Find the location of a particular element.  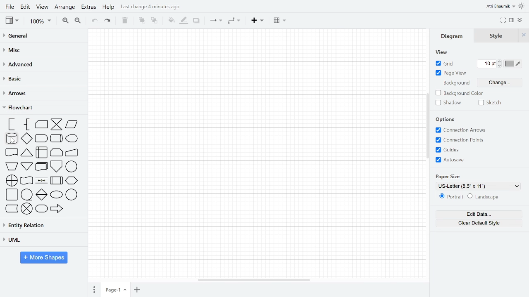

Diagram is located at coordinates (453, 36).